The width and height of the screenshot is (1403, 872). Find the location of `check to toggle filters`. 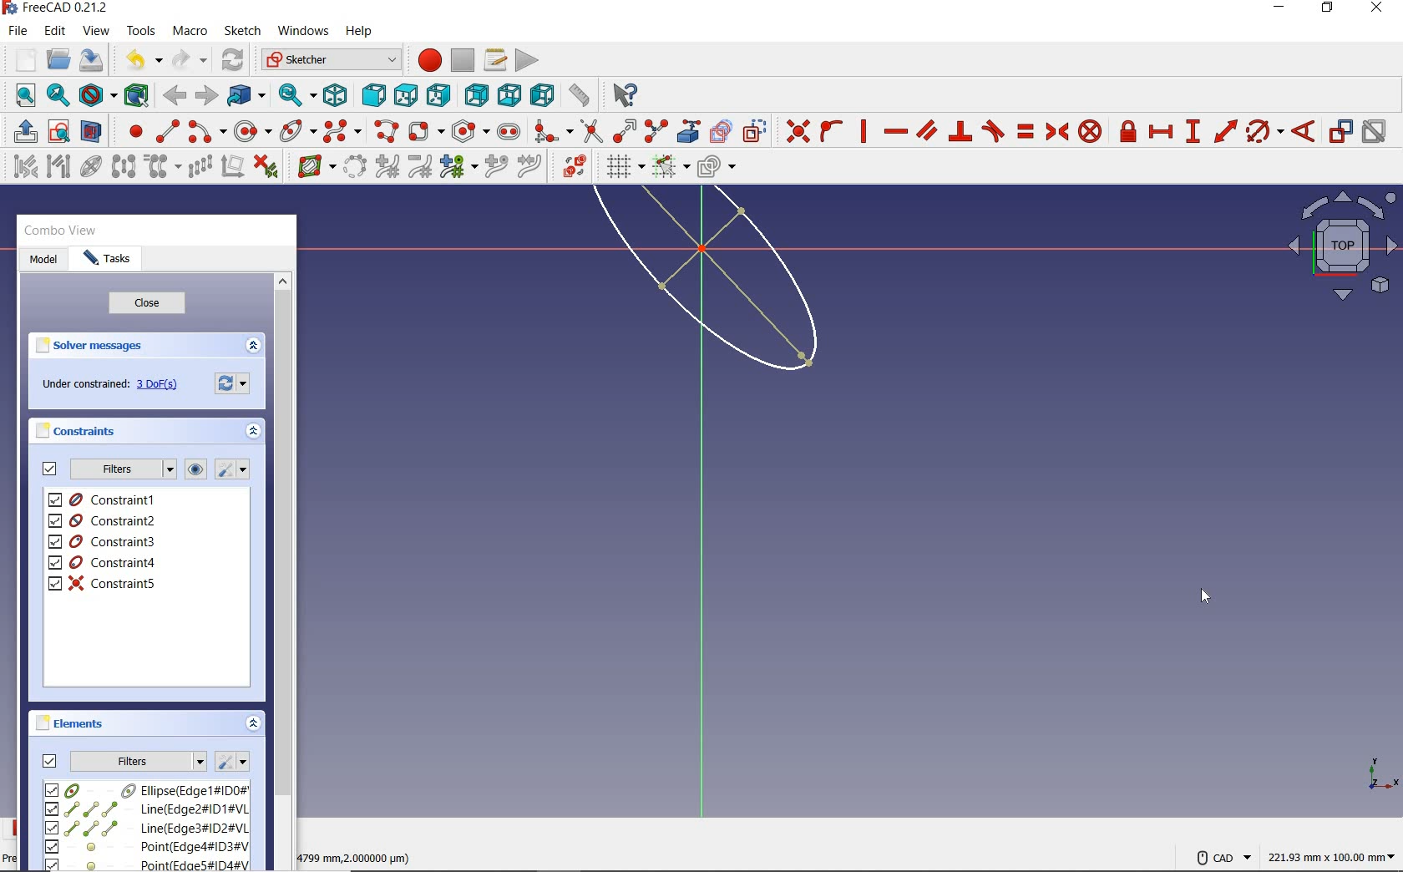

check to toggle filters is located at coordinates (50, 469).